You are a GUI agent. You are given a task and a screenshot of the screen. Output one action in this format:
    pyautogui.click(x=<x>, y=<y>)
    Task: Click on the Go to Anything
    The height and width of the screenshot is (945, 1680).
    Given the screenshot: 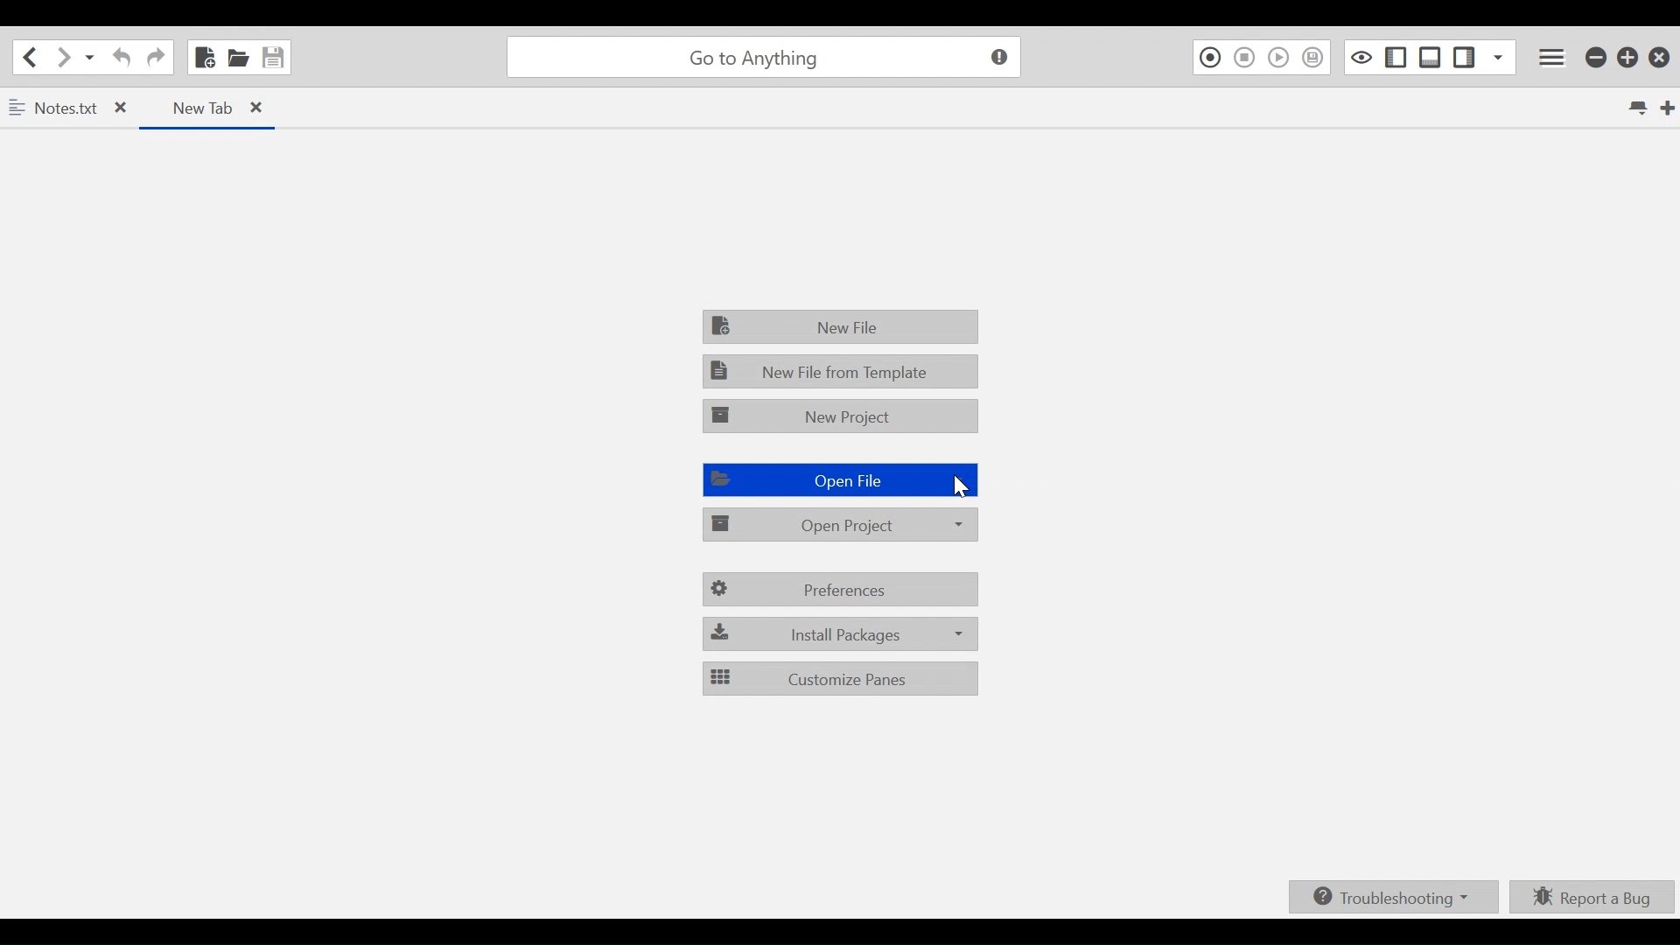 What is the action you would take?
    pyautogui.click(x=768, y=58)
    